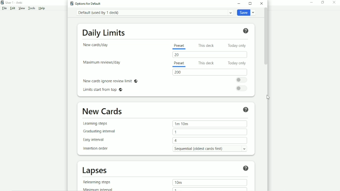 This screenshot has height=191, width=340. I want to click on New cards/day, so click(98, 45).